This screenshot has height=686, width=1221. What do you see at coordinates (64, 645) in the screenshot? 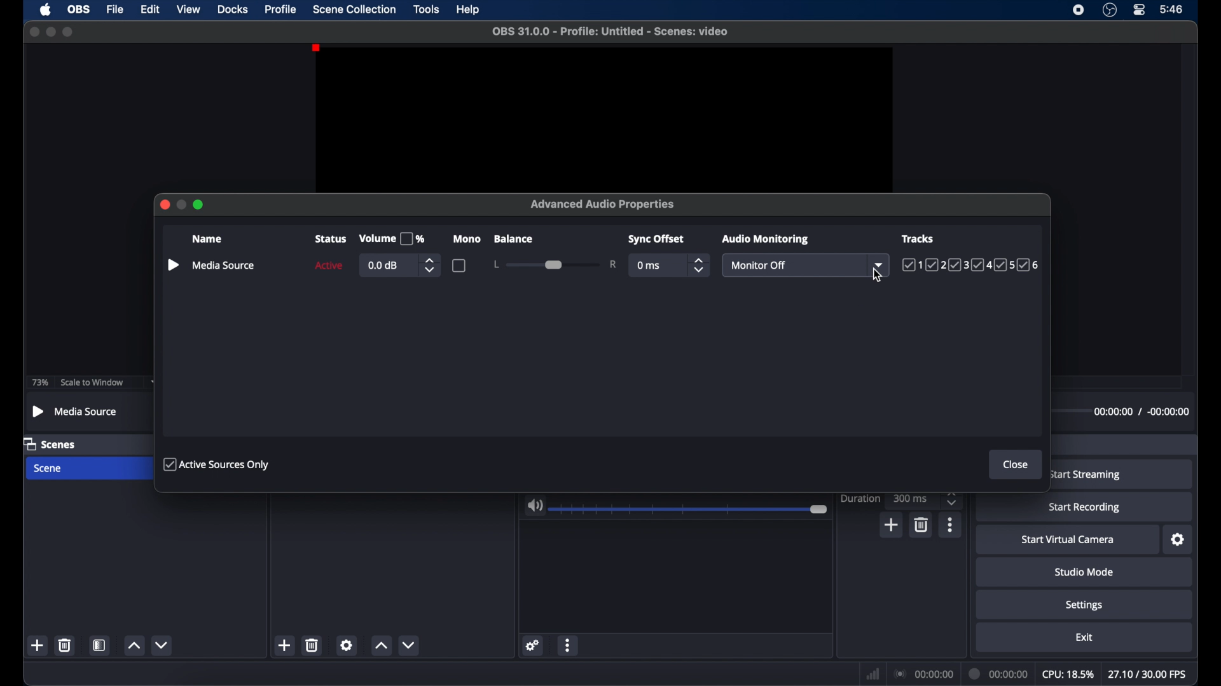
I see `delete` at bounding box center [64, 645].